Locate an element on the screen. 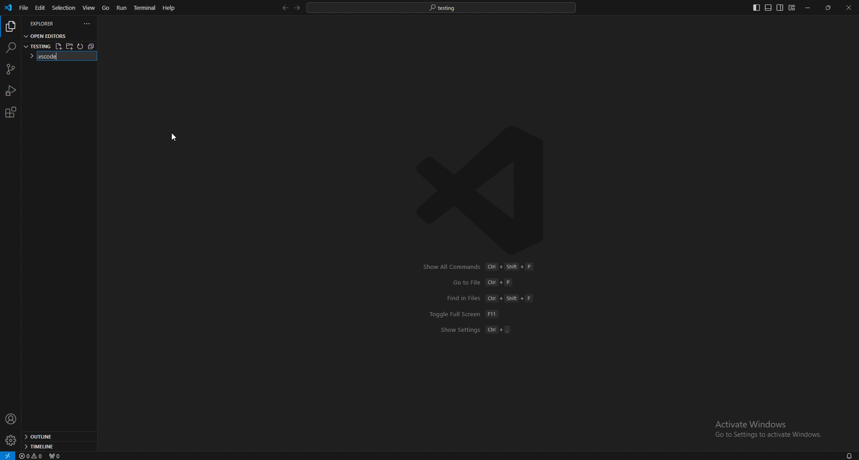 Image resolution: width=859 pixels, height=460 pixels. go is located at coordinates (106, 8).